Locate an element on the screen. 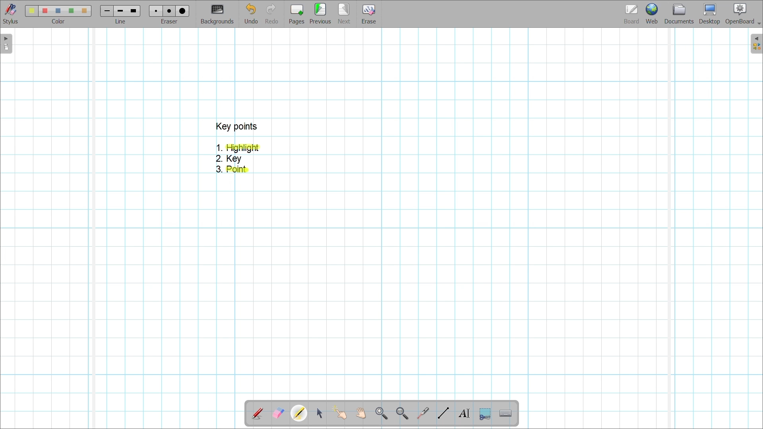  Stylus menu at the bottom of the page is located at coordinates (11, 14).